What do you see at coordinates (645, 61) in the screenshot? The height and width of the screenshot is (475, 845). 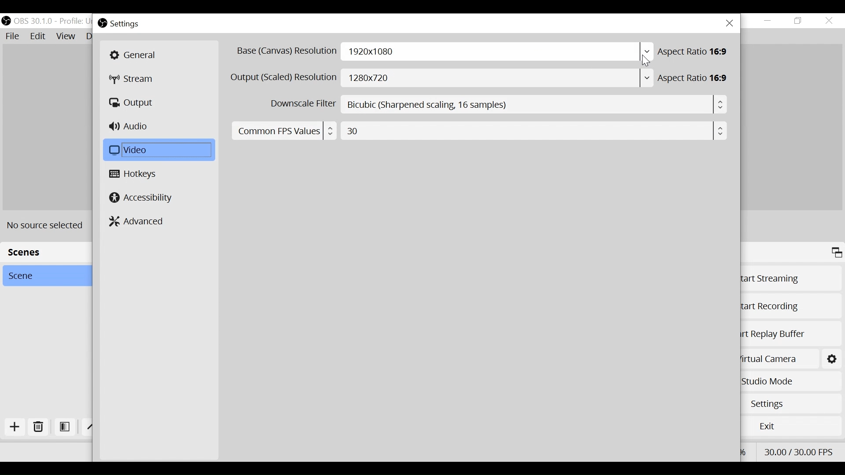 I see `Cursor` at bounding box center [645, 61].